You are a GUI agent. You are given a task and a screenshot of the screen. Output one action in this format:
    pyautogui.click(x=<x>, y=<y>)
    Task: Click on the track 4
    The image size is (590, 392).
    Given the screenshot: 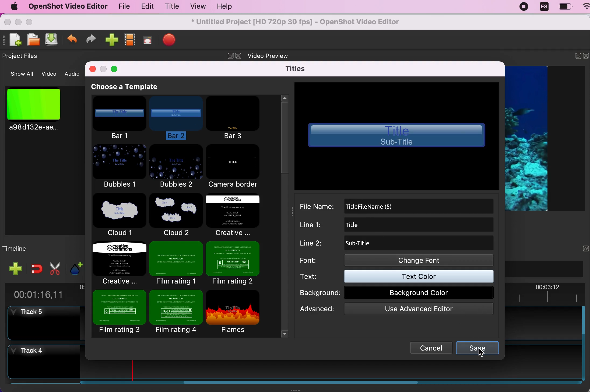 What is the action you would take?
    pyautogui.click(x=44, y=363)
    